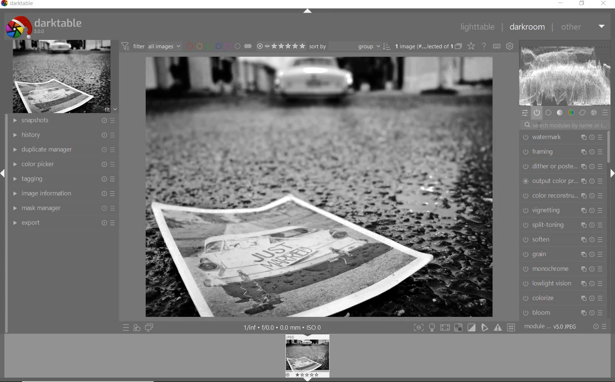  I want to click on expand/collapse, so click(611, 173).